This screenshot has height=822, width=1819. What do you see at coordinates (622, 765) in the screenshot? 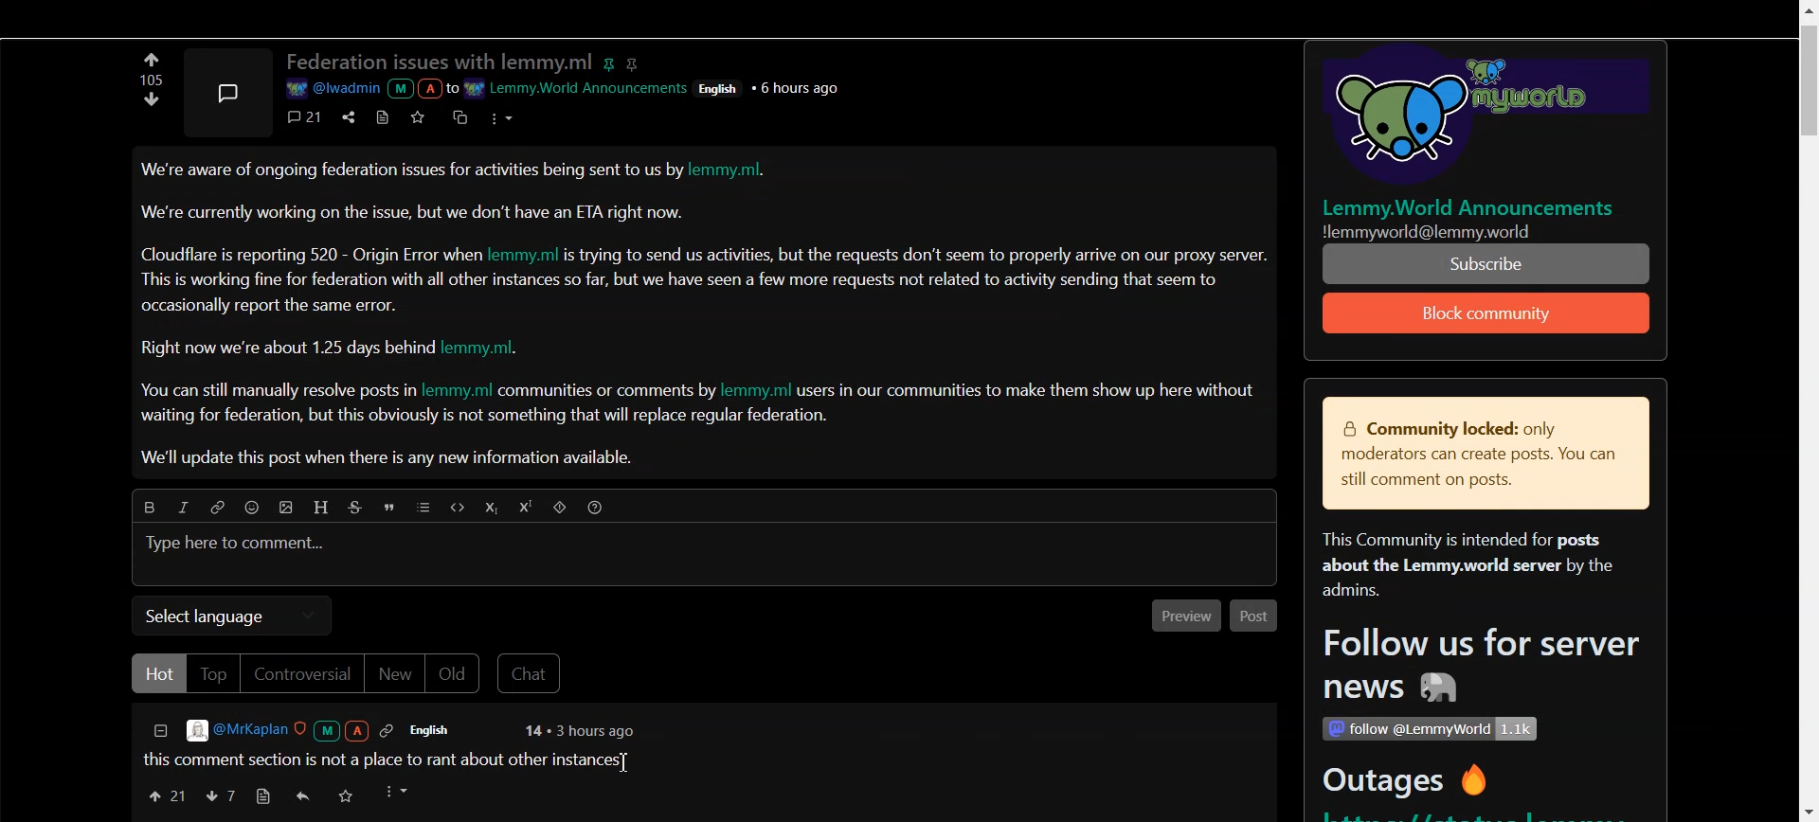
I see `Text Cursor` at bounding box center [622, 765].